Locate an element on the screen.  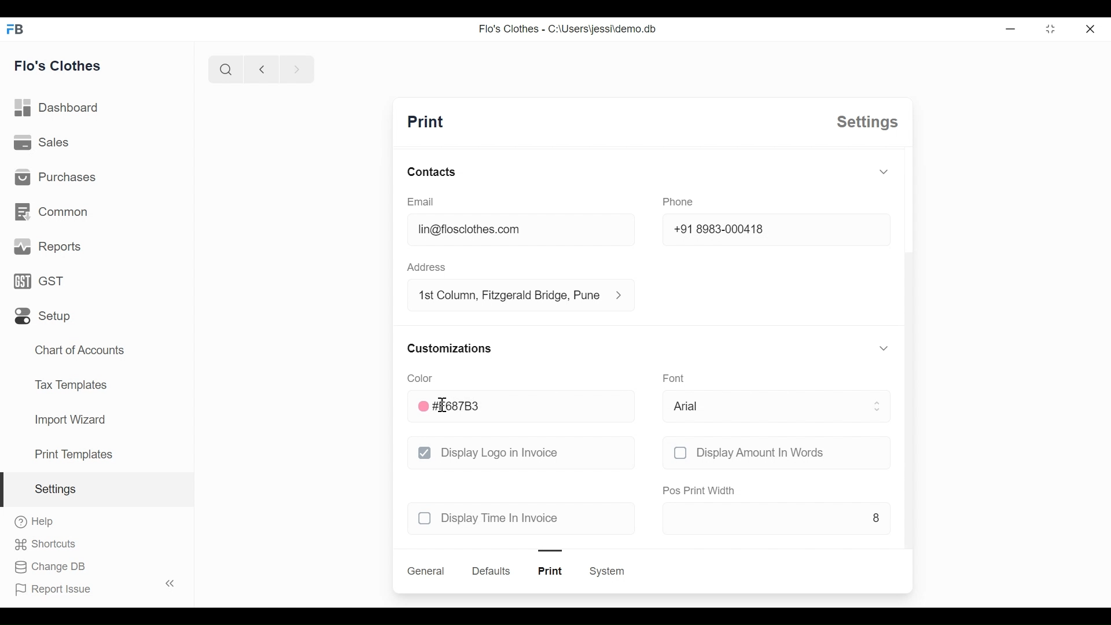
dashboard is located at coordinates (57, 108).